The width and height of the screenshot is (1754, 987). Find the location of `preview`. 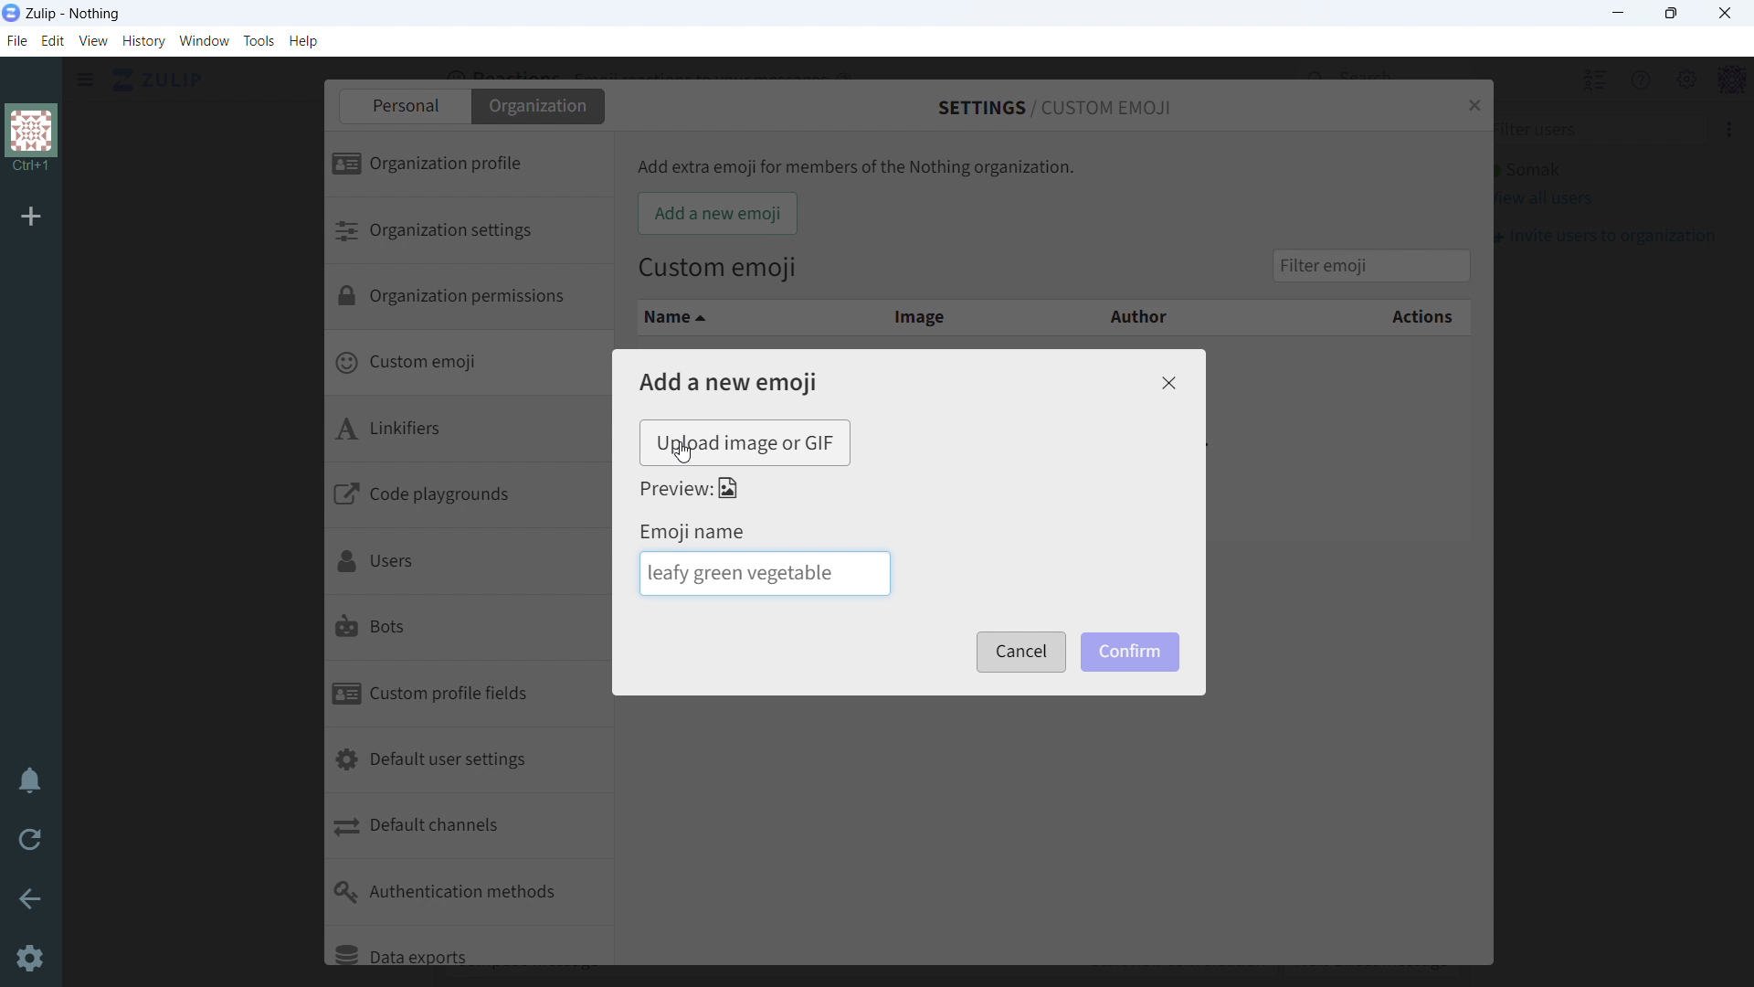

preview is located at coordinates (689, 489).